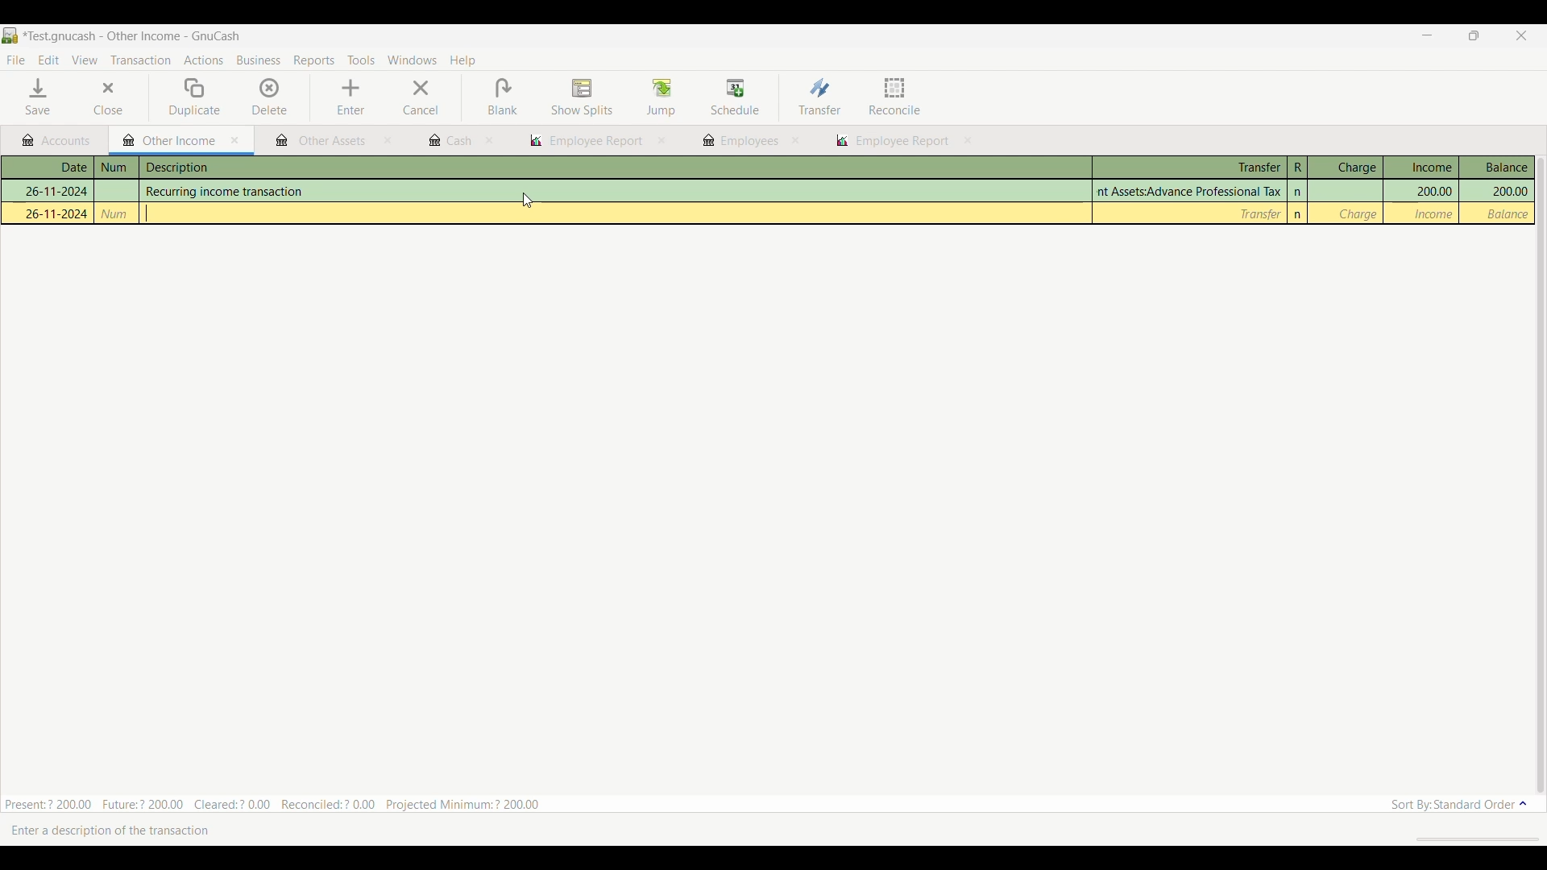 This screenshot has width=1547, height=870. What do you see at coordinates (1345, 168) in the screenshot?
I see `Charge column` at bounding box center [1345, 168].